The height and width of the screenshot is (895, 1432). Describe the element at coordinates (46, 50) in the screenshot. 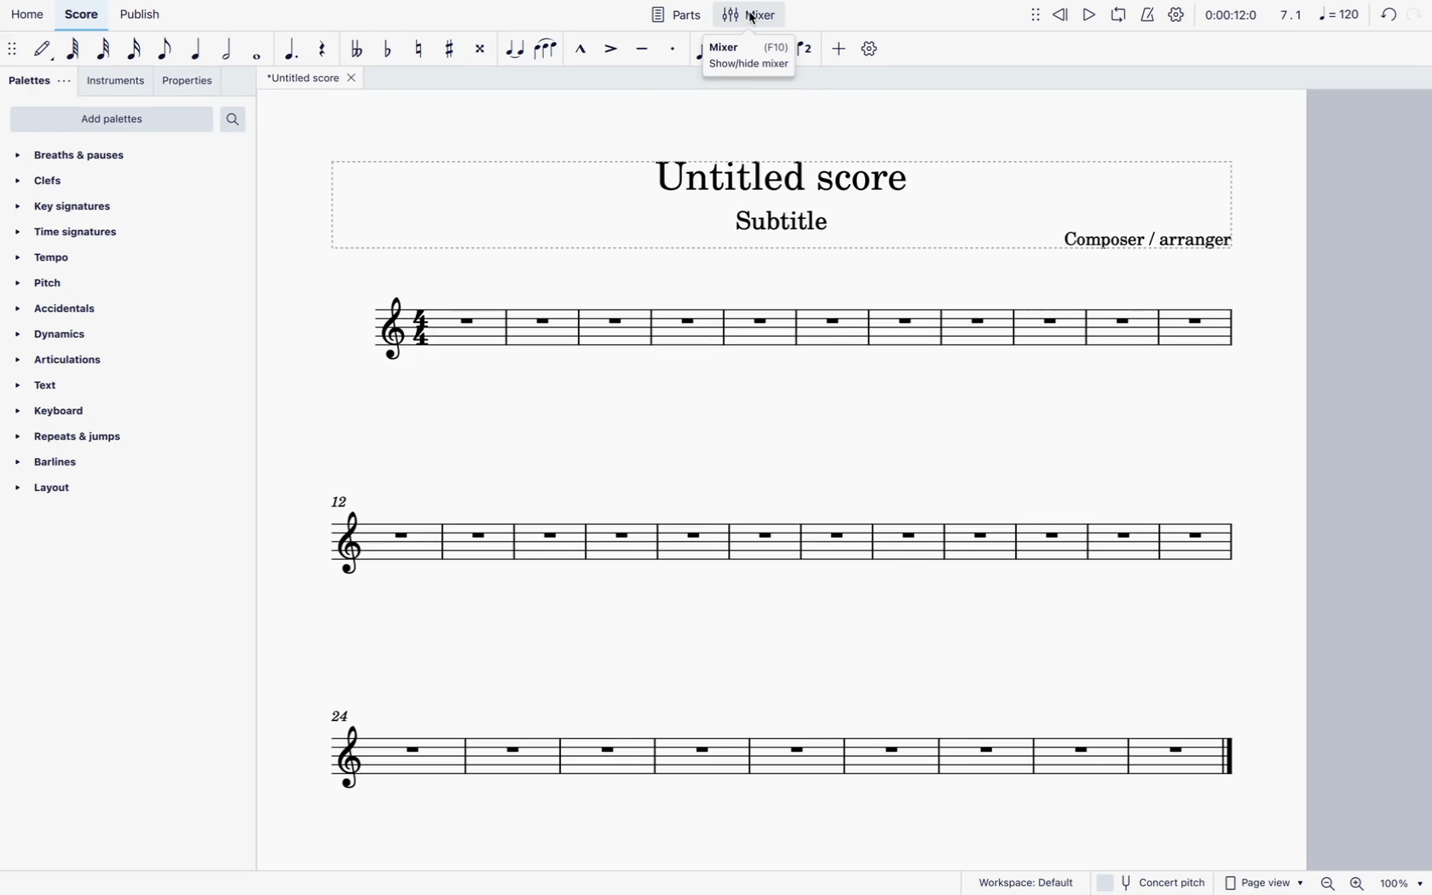

I see `default` at that location.